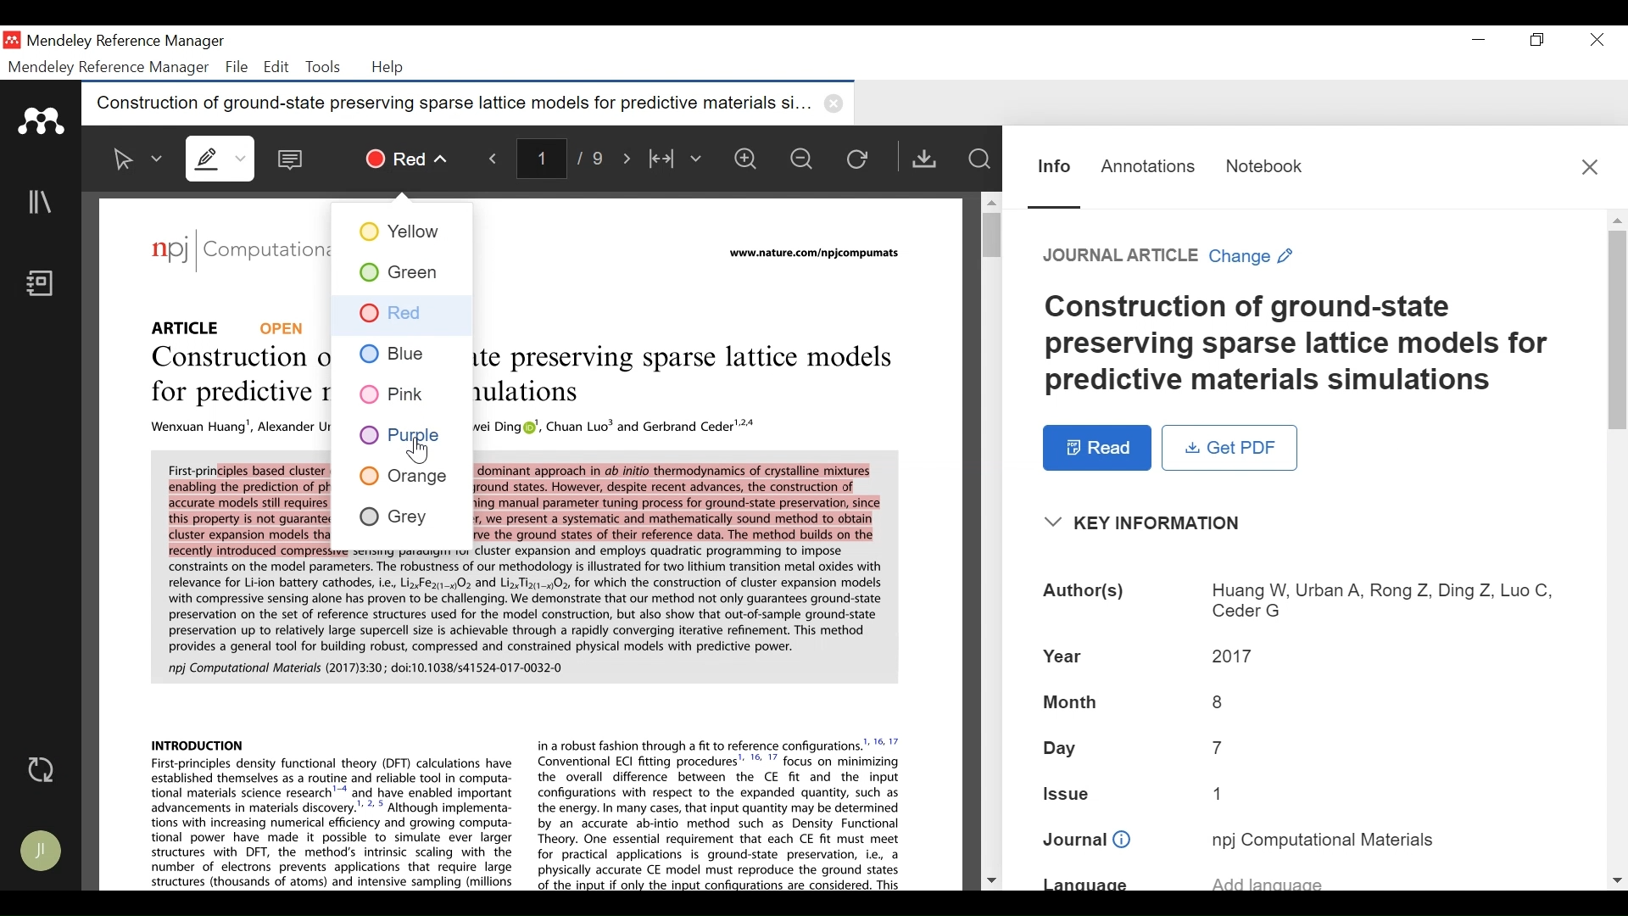  What do you see at coordinates (287, 327) in the screenshot?
I see `Open` at bounding box center [287, 327].